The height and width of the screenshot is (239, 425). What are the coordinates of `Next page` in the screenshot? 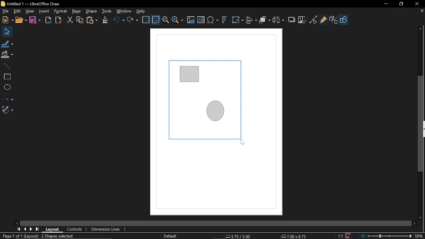 It's located at (32, 229).